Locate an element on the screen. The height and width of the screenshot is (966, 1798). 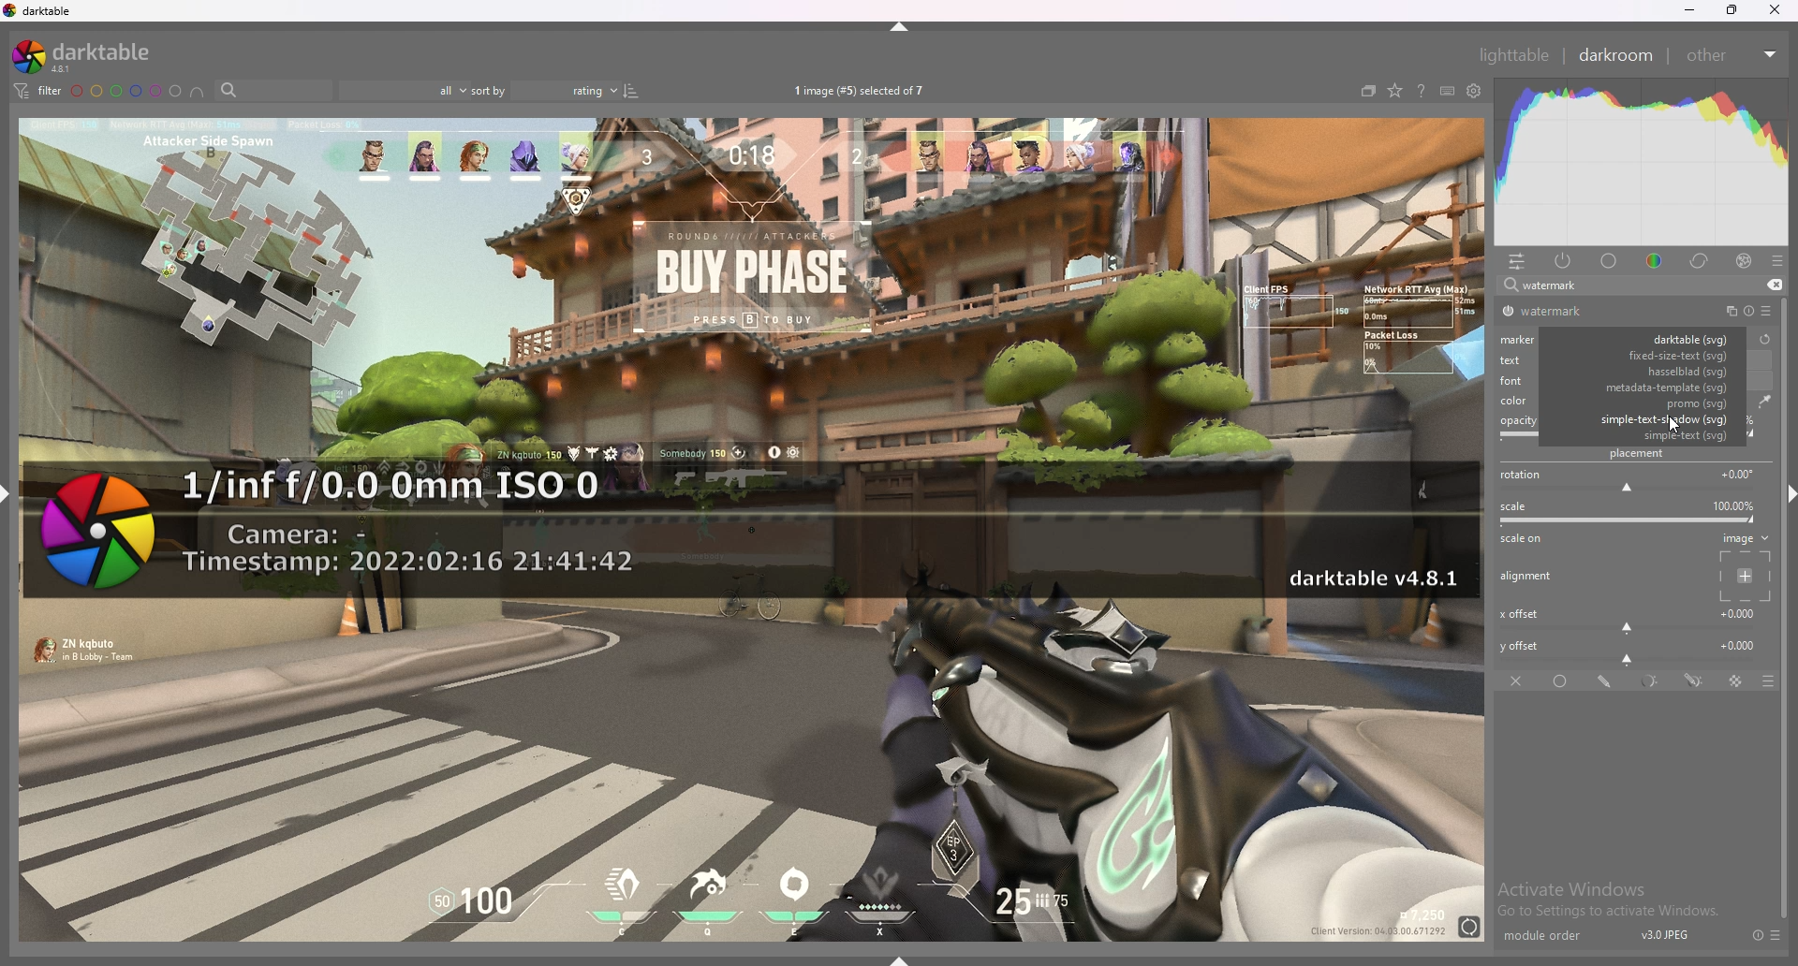
other is located at coordinates (1731, 55).